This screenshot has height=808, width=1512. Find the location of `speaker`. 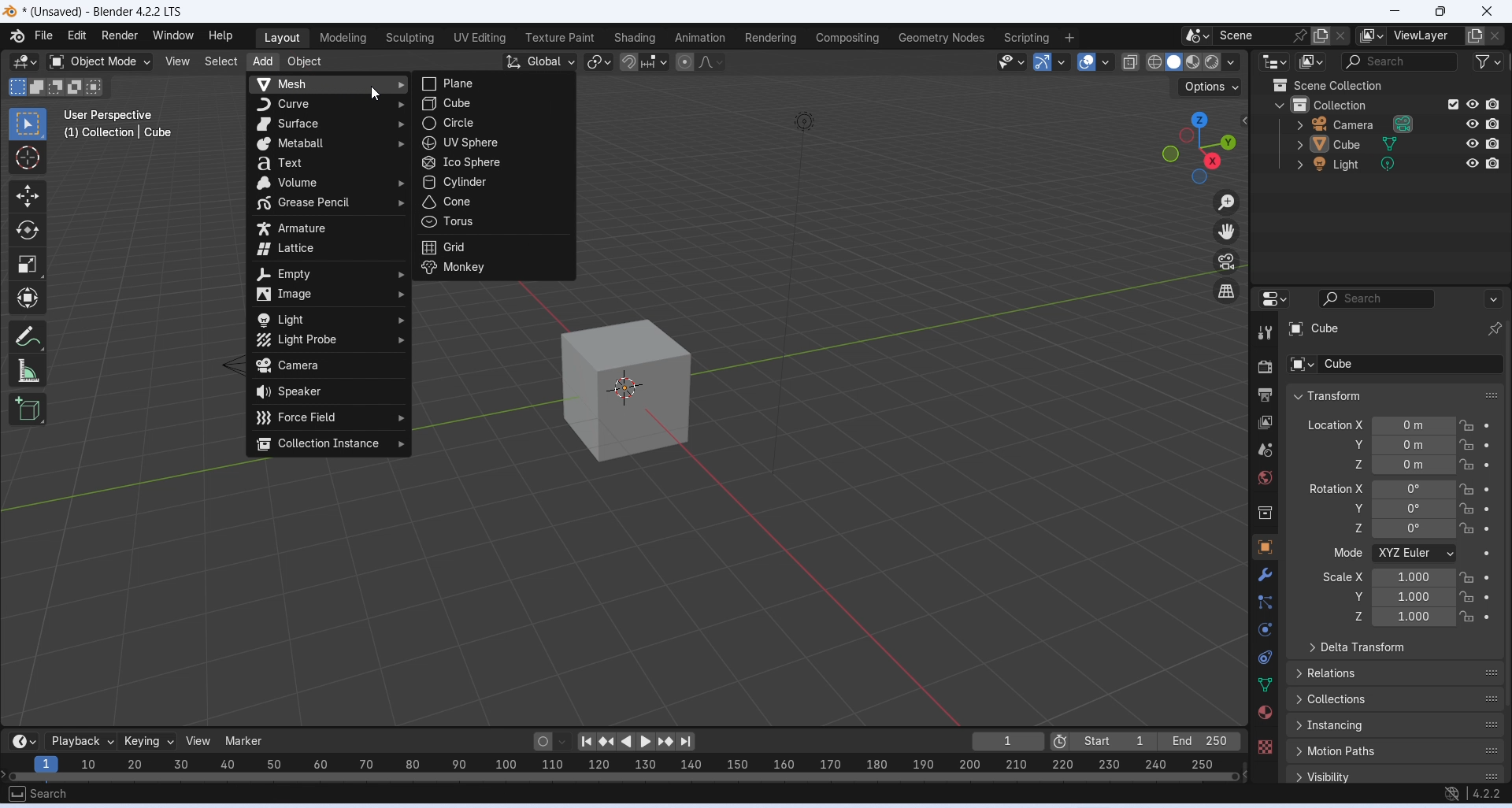

speaker is located at coordinates (328, 391).